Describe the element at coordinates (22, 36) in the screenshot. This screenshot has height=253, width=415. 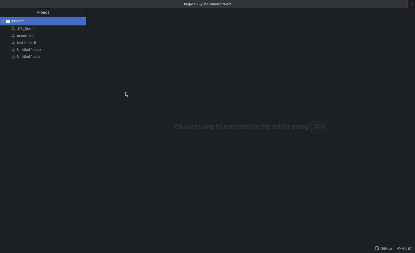
I see `xml` at that location.